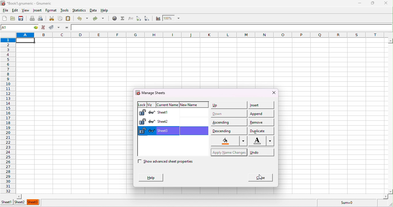 The height and width of the screenshot is (207, 393). What do you see at coordinates (25, 10) in the screenshot?
I see `view` at bounding box center [25, 10].